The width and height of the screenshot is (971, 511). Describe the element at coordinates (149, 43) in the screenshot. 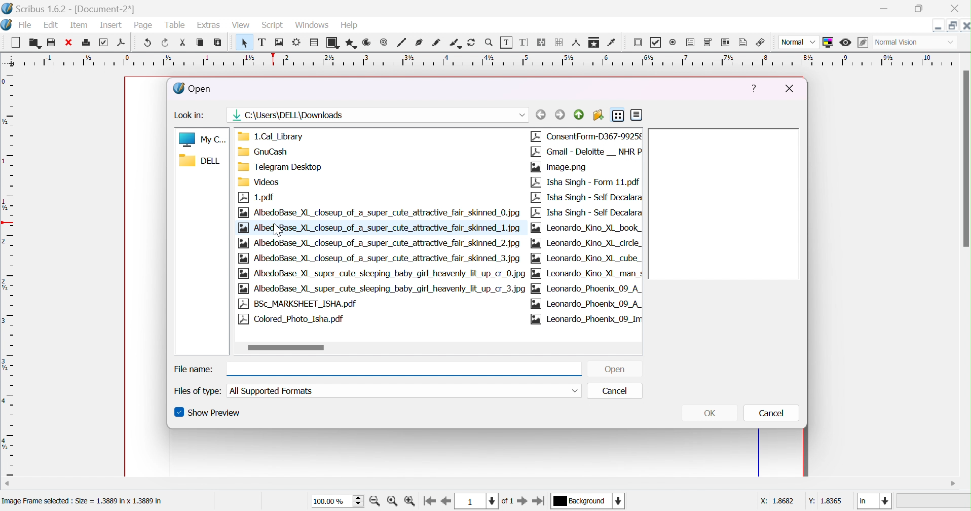

I see `undo` at that location.